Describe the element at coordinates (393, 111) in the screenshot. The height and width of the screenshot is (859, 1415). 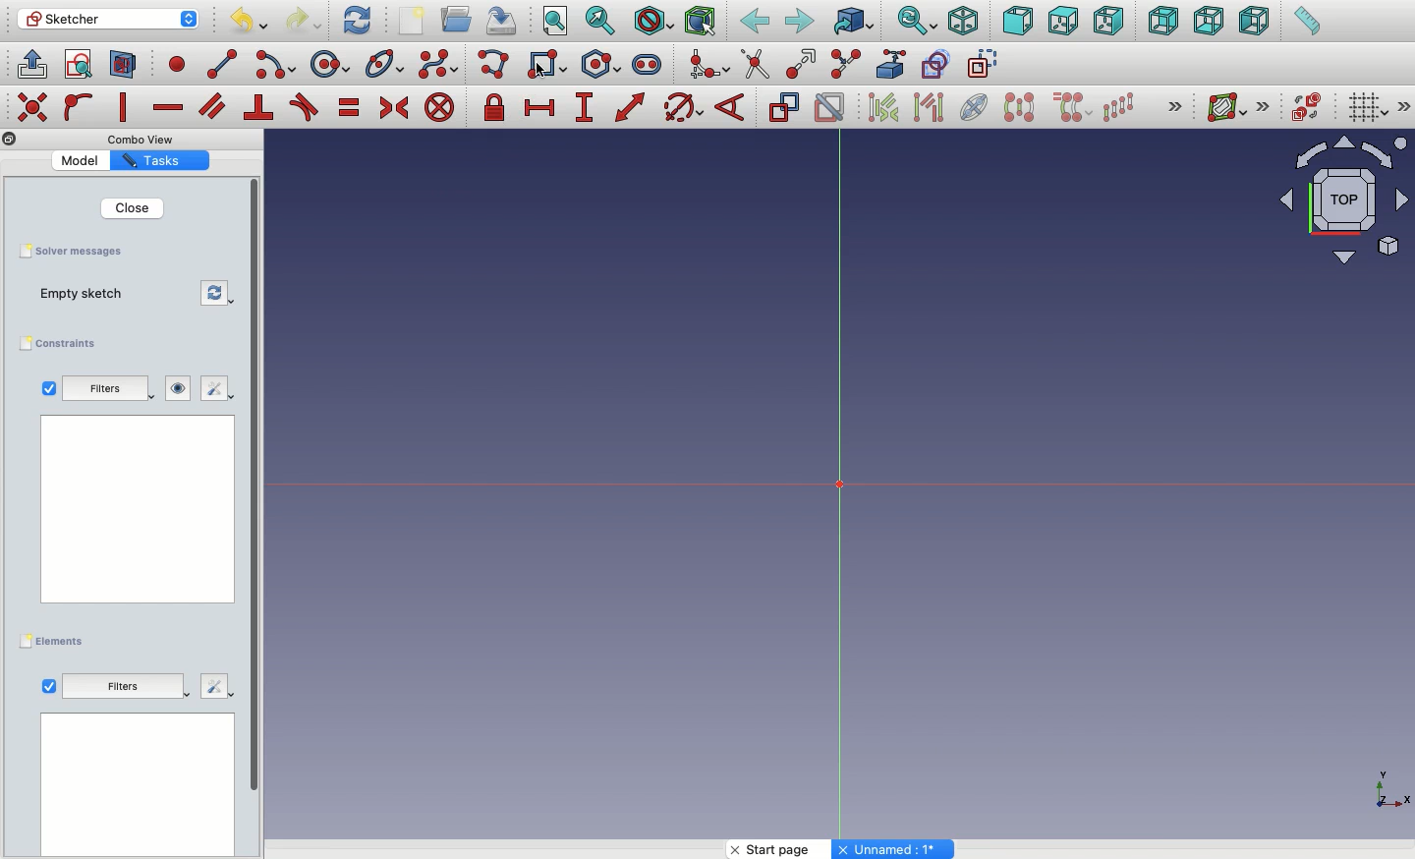
I see `constrain symmetrical ` at that location.